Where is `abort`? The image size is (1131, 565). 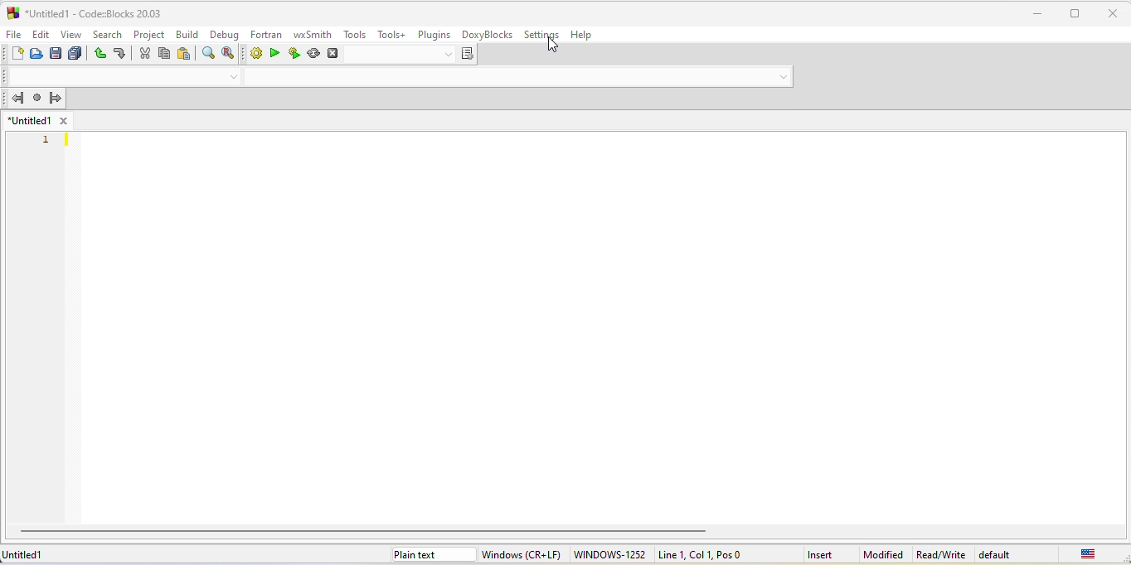 abort is located at coordinates (332, 53).